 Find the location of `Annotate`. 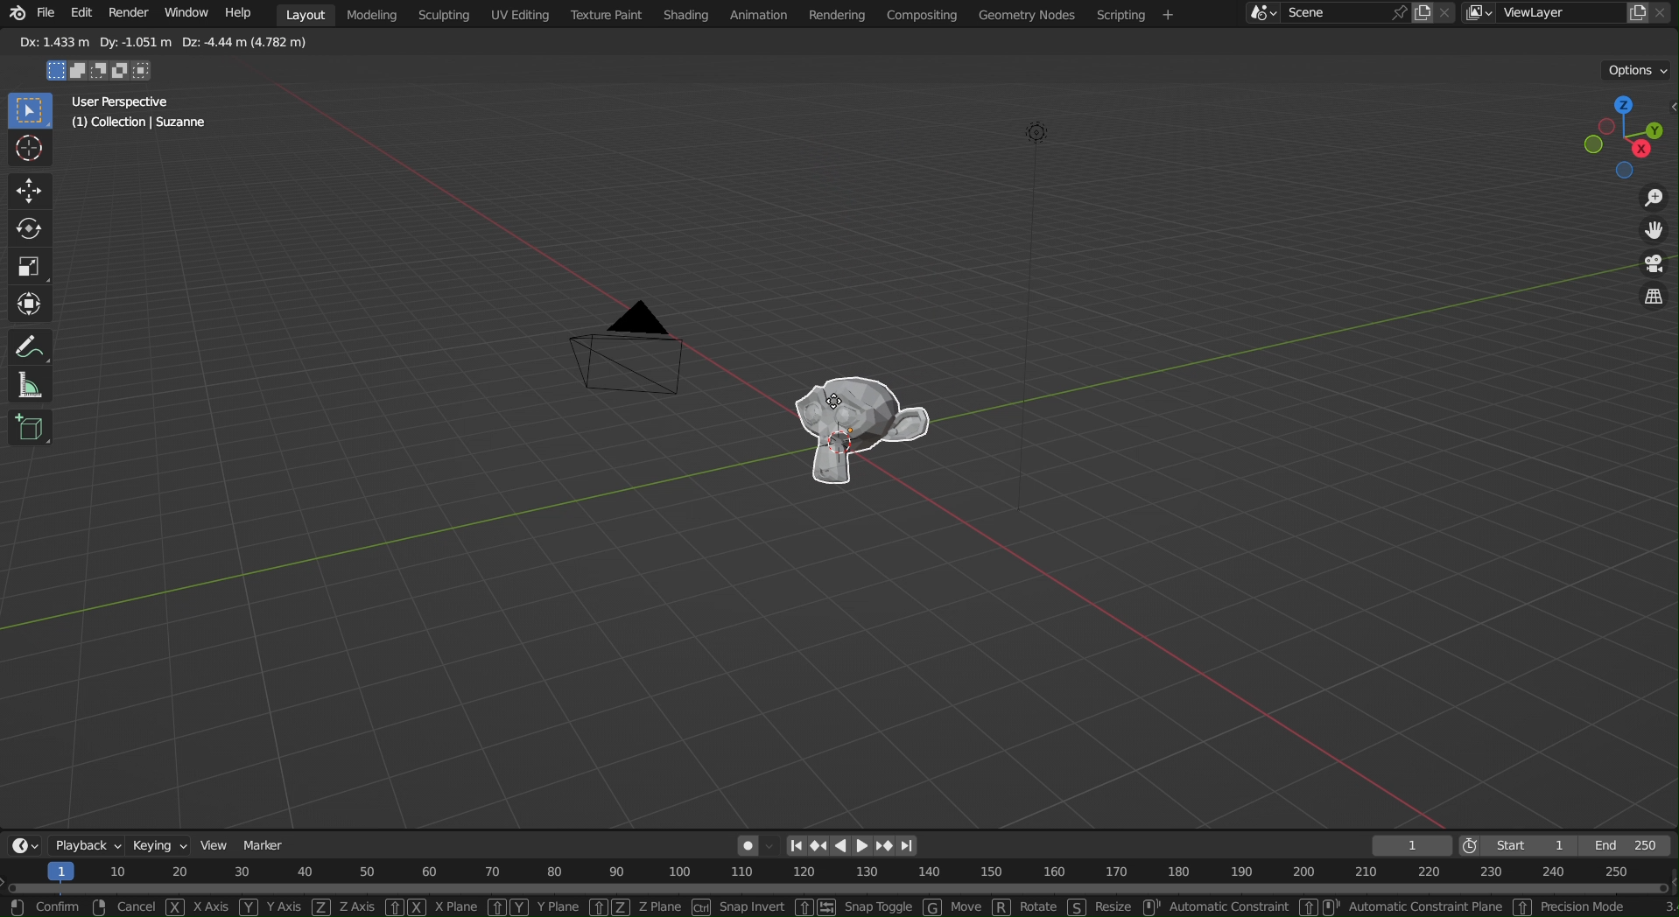

Annotate is located at coordinates (32, 346).